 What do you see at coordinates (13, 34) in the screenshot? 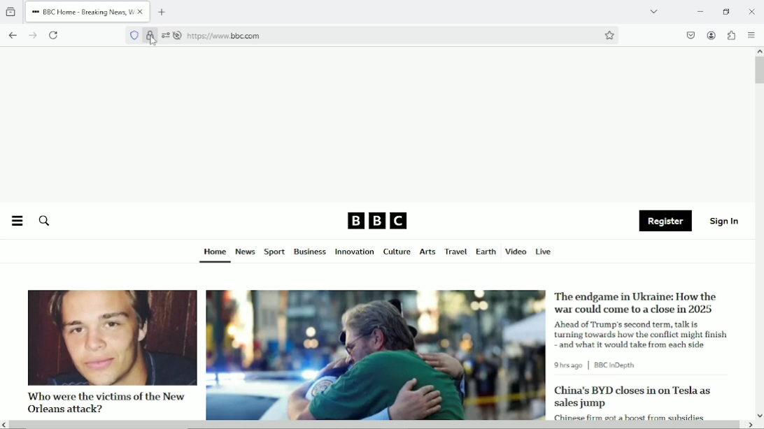
I see `go back` at bounding box center [13, 34].